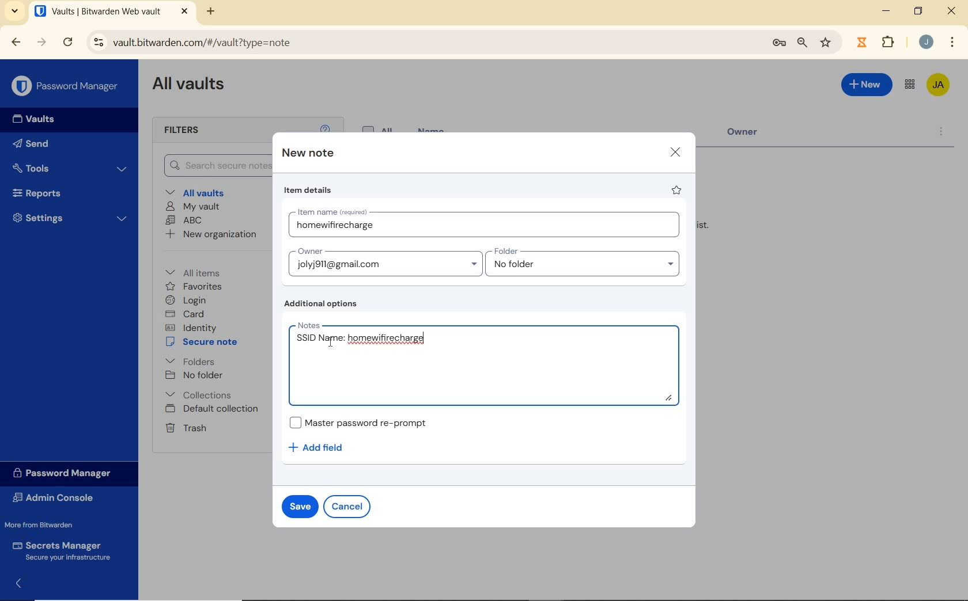 The width and height of the screenshot is (968, 601). What do you see at coordinates (204, 342) in the screenshot?
I see `secure note` at bounding box center [204, 342].